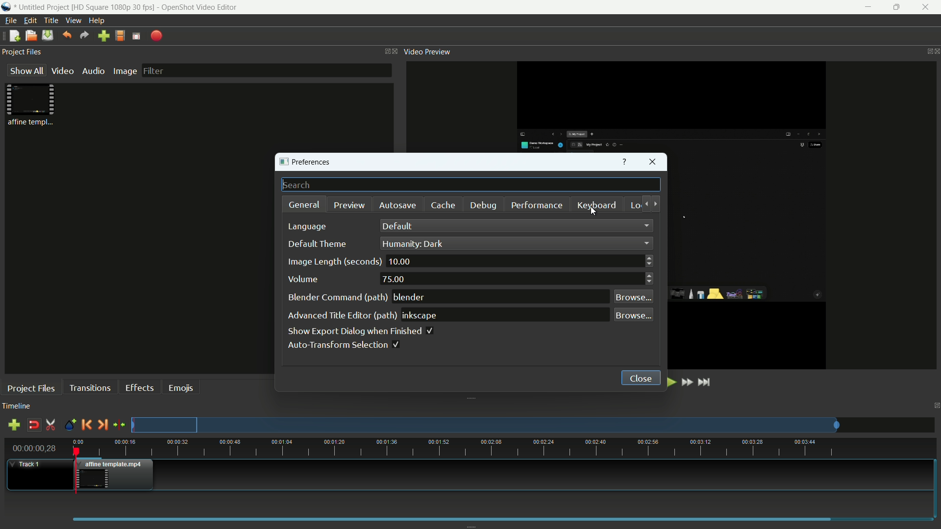 This screenshot has height=529, width=941. I want to click on advanced title, so click(342, 315).